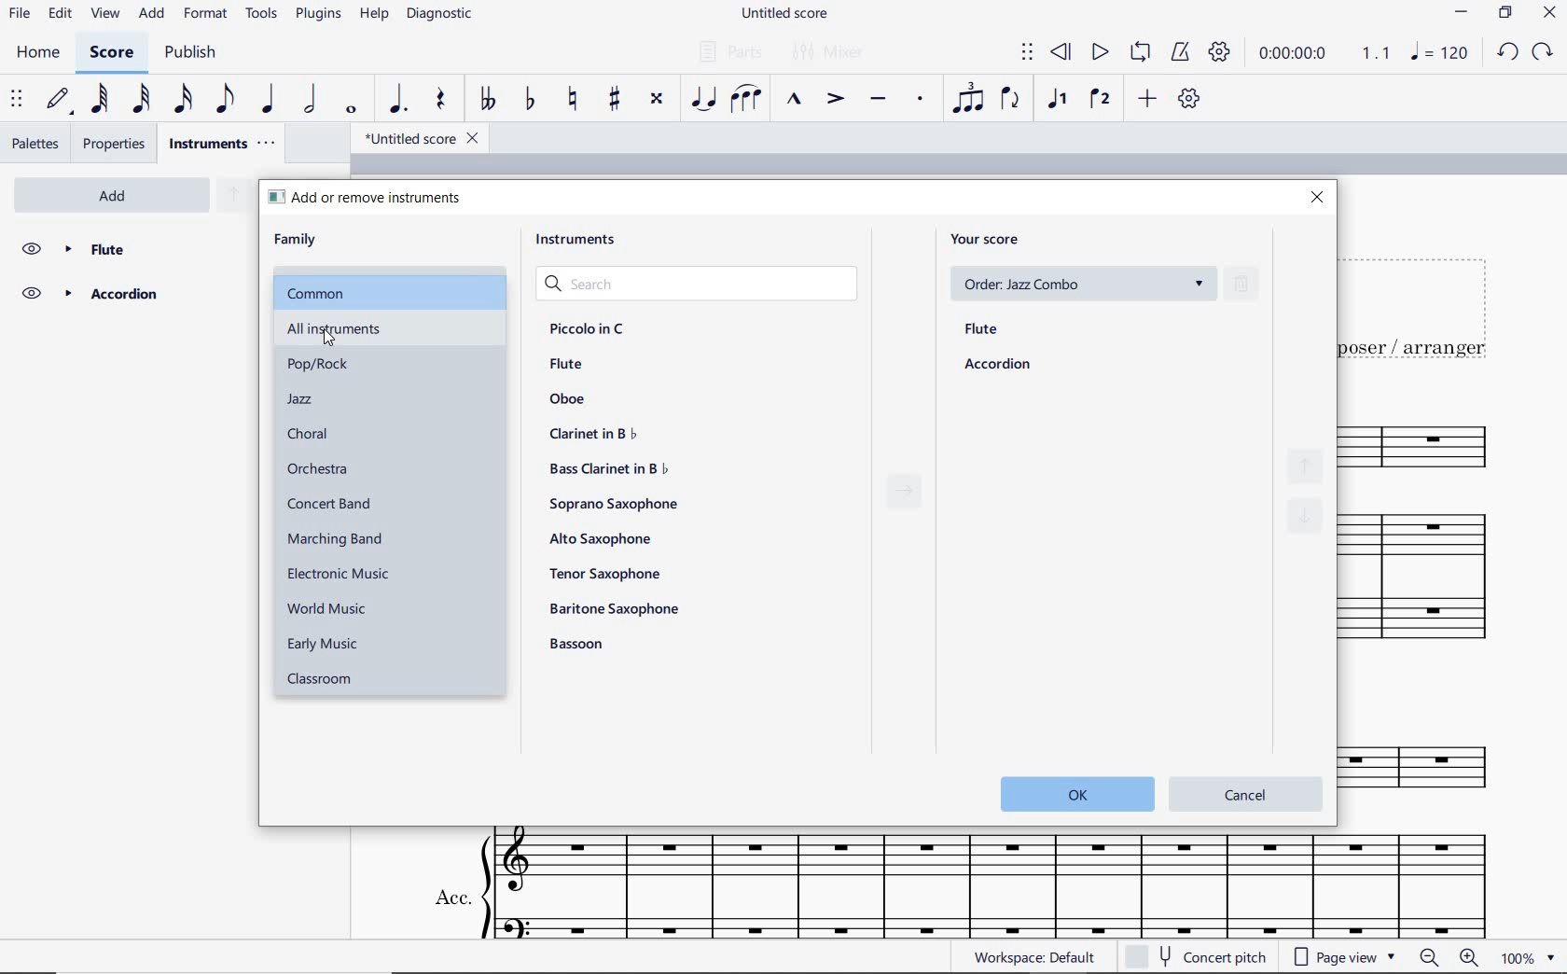 The width and height of the screenshot is (1567, 974). Describe the element at coordinates (439, 15) in the screenshot. I see `diagnostic` at that location.